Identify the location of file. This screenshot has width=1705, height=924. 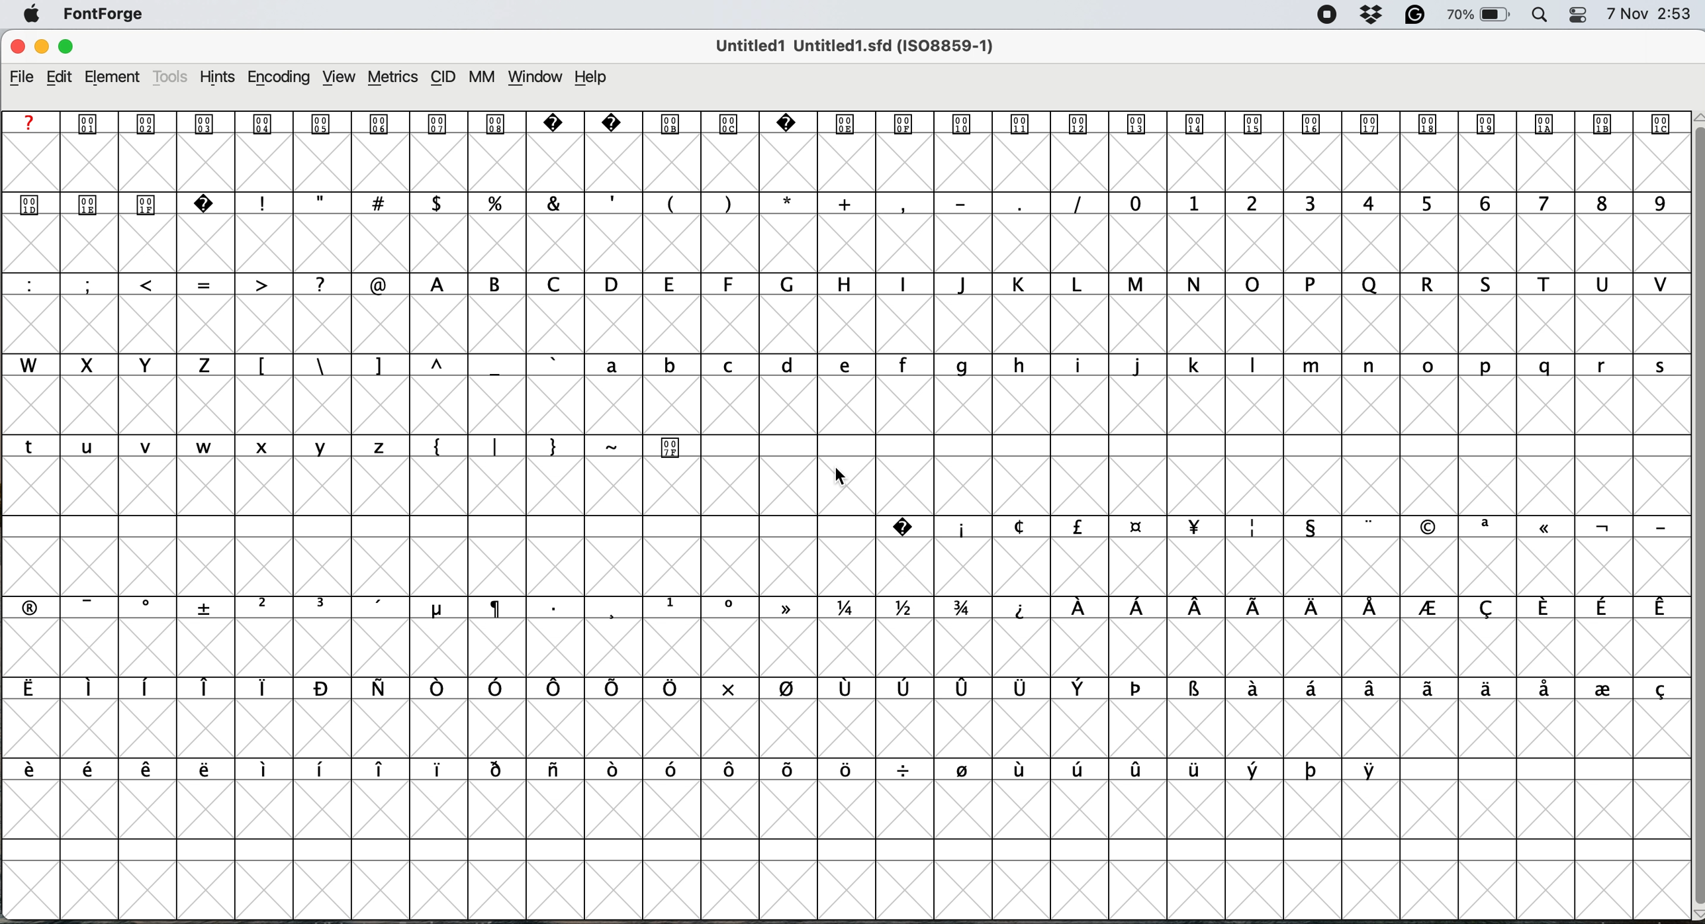
(25, 78).